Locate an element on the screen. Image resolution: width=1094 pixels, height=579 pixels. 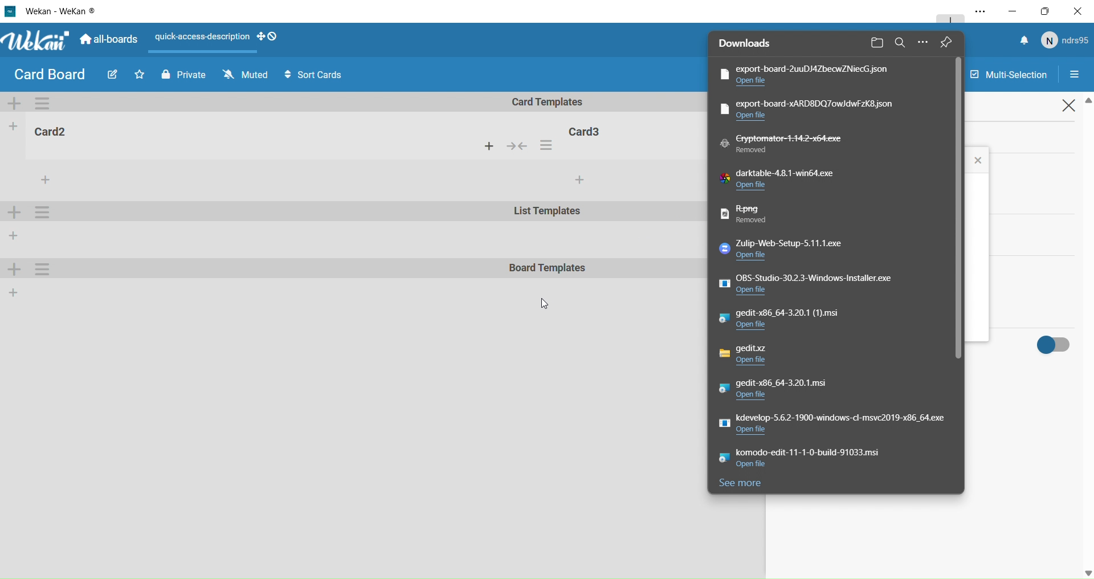
edit is located at coordinates (111, 76).